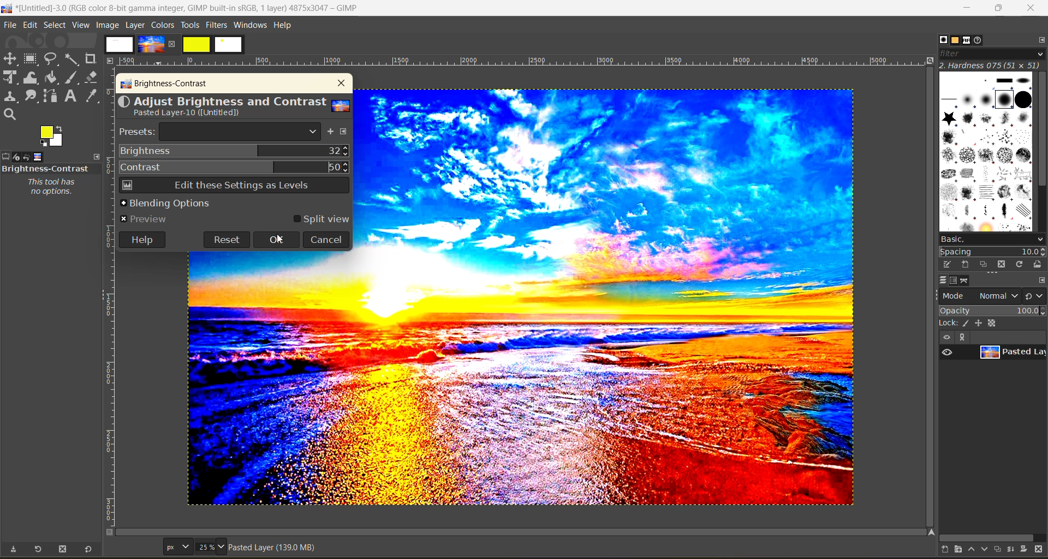  Describe the element at coordinates (947, 352) in the screenshot. I see `preview` at that location.